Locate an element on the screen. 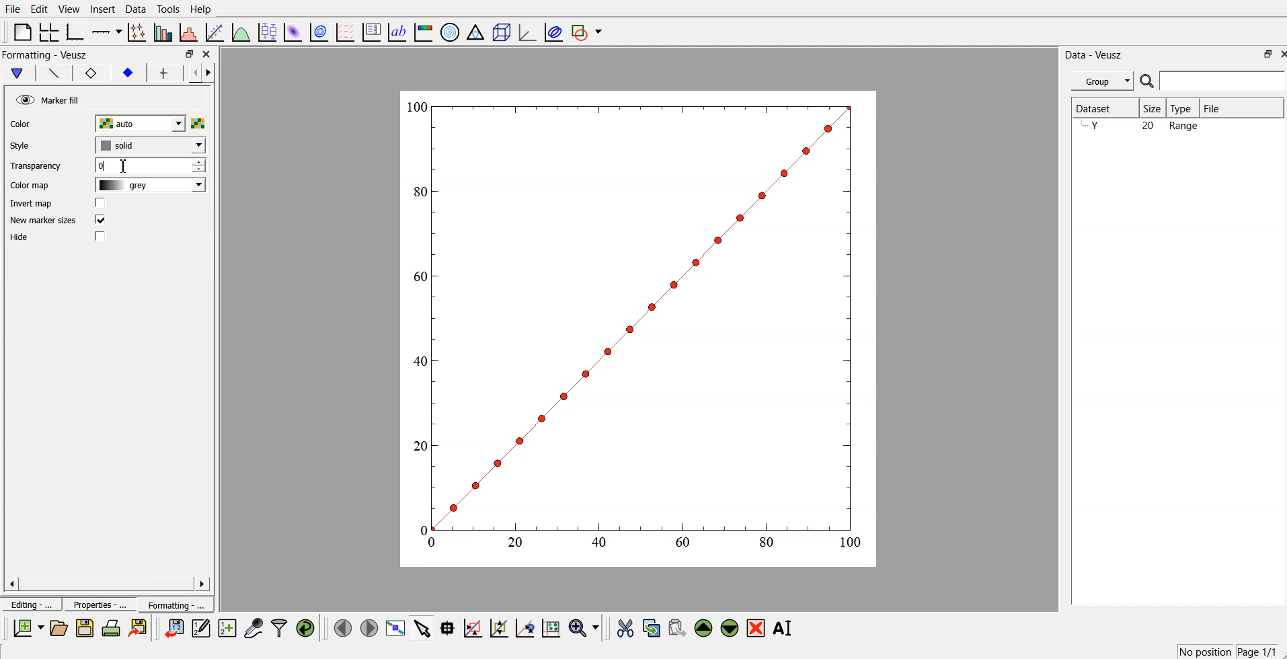 The height and width of the screenshot is (659, 1287). solid is located at coordinates (148, 145).